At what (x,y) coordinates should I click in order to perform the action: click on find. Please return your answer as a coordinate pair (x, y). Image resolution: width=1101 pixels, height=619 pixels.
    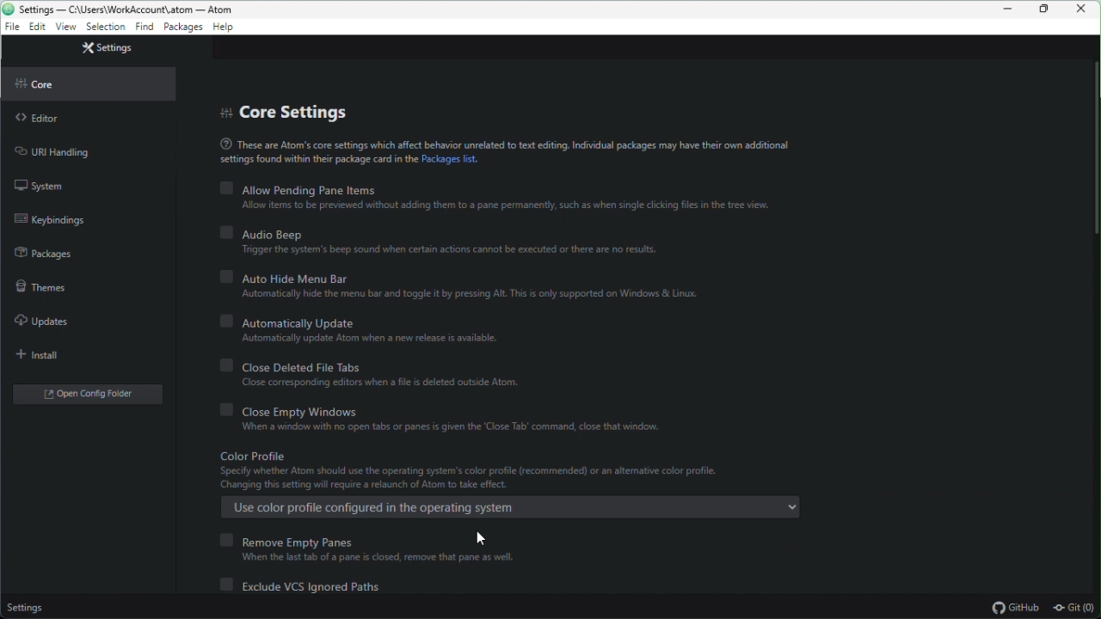
    Looking at the image, I should click on (143, 29).